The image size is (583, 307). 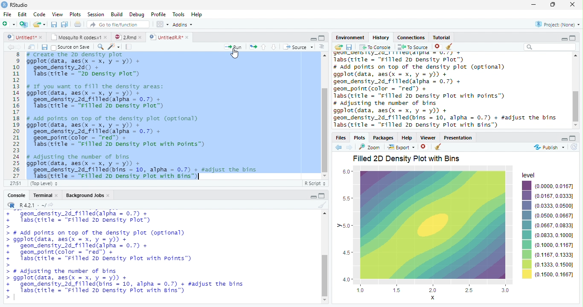 I want to click on Profile, so click(x=159, y=14).